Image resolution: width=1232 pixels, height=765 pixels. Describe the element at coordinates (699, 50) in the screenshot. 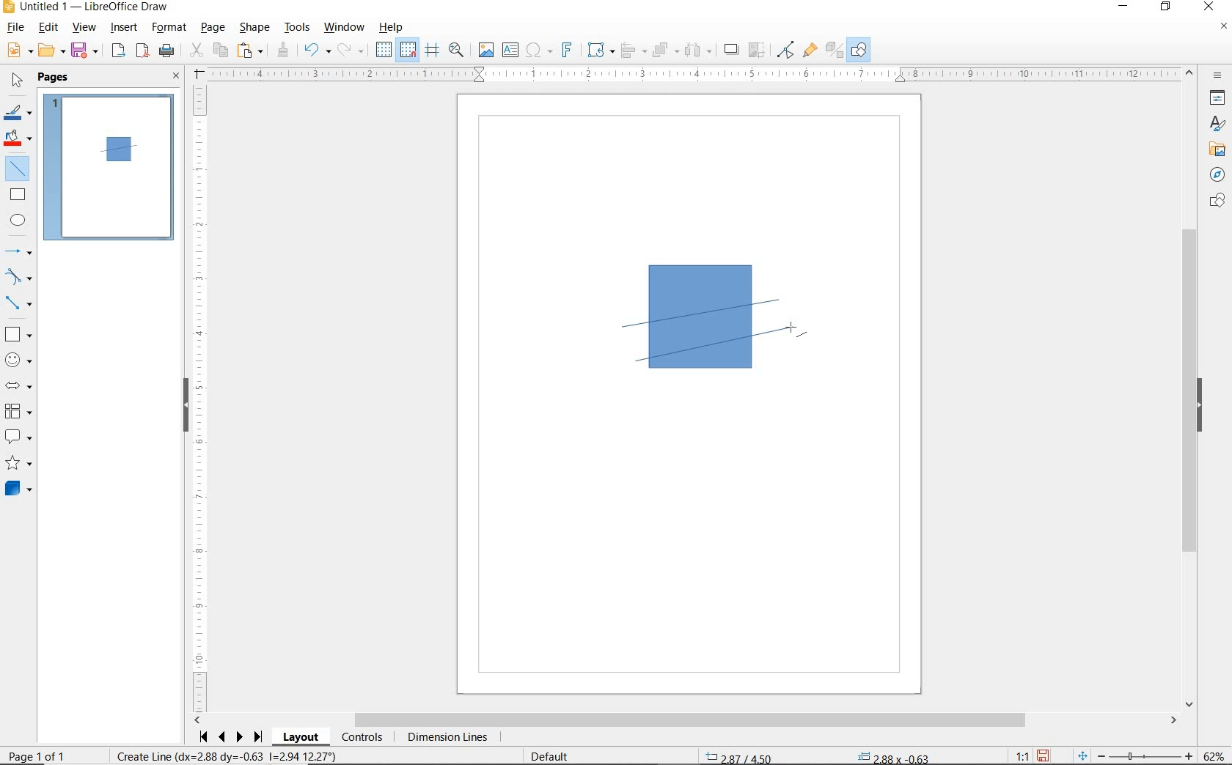

I see `SELECT AT LEAST THREE OBJECTS TO DISTRIBUTE` at that location.